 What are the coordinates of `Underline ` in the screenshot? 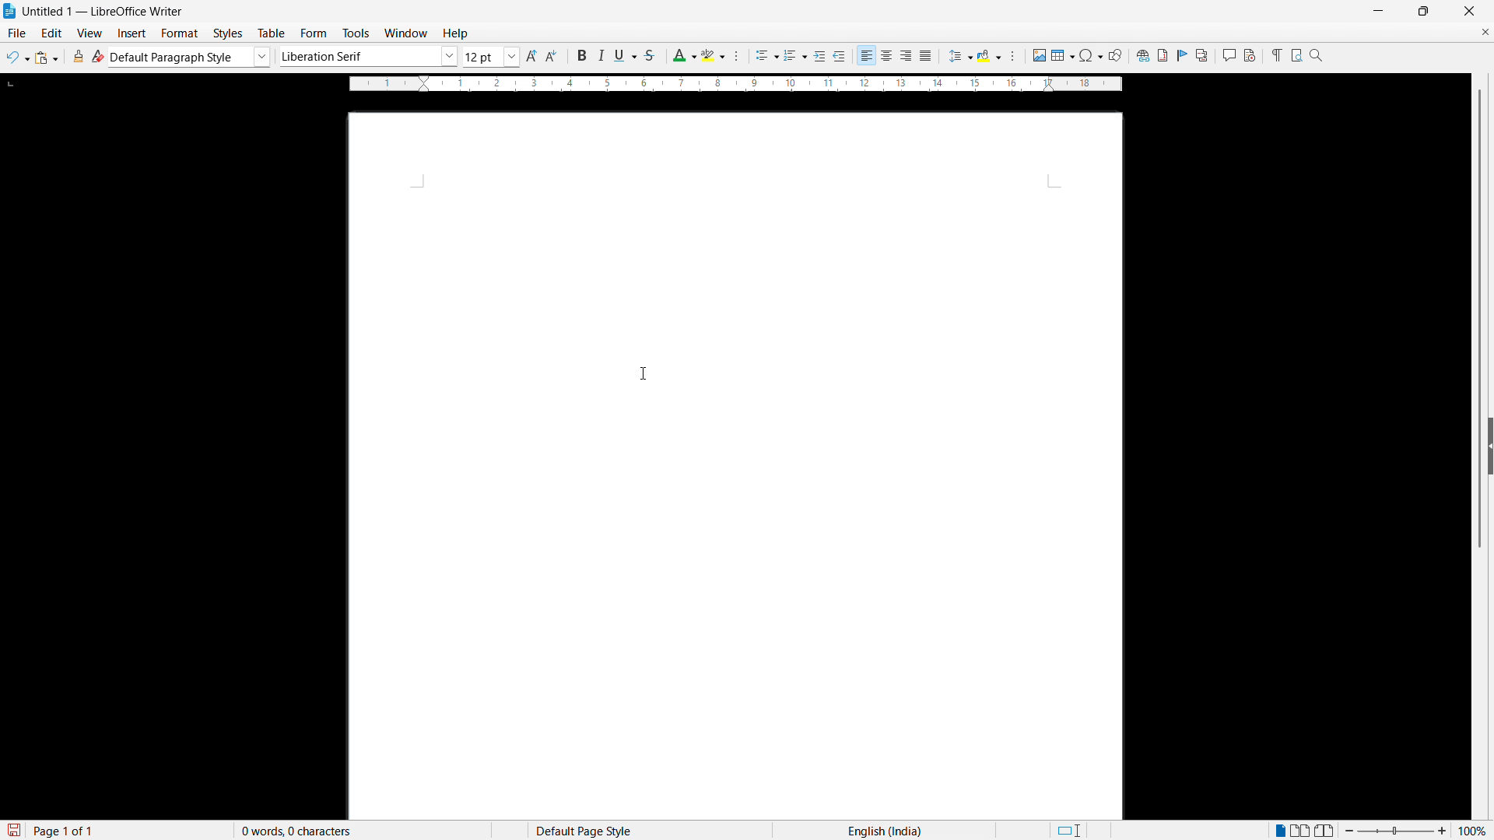 It's located at (625, 54).